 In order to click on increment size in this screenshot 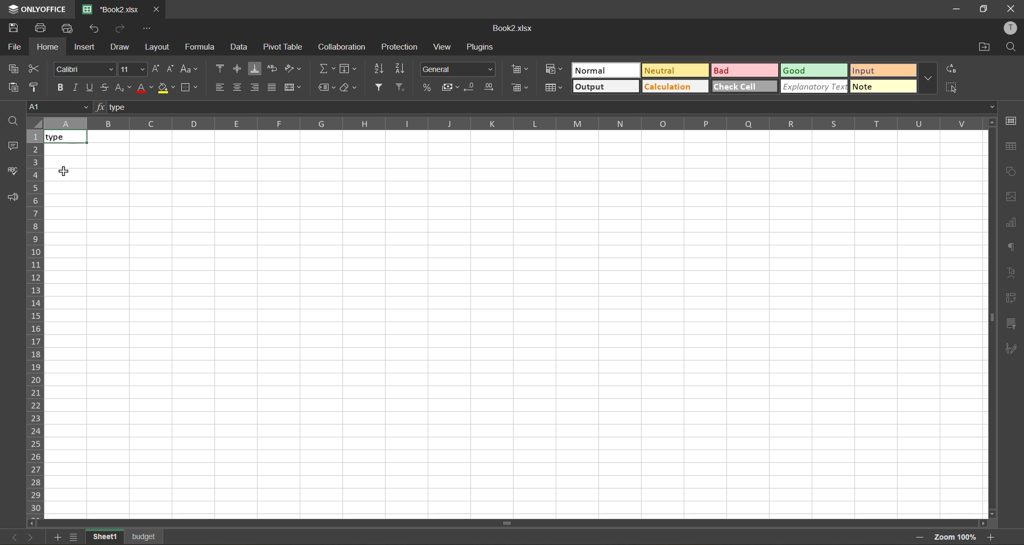, I will do `click(155, 69)`.